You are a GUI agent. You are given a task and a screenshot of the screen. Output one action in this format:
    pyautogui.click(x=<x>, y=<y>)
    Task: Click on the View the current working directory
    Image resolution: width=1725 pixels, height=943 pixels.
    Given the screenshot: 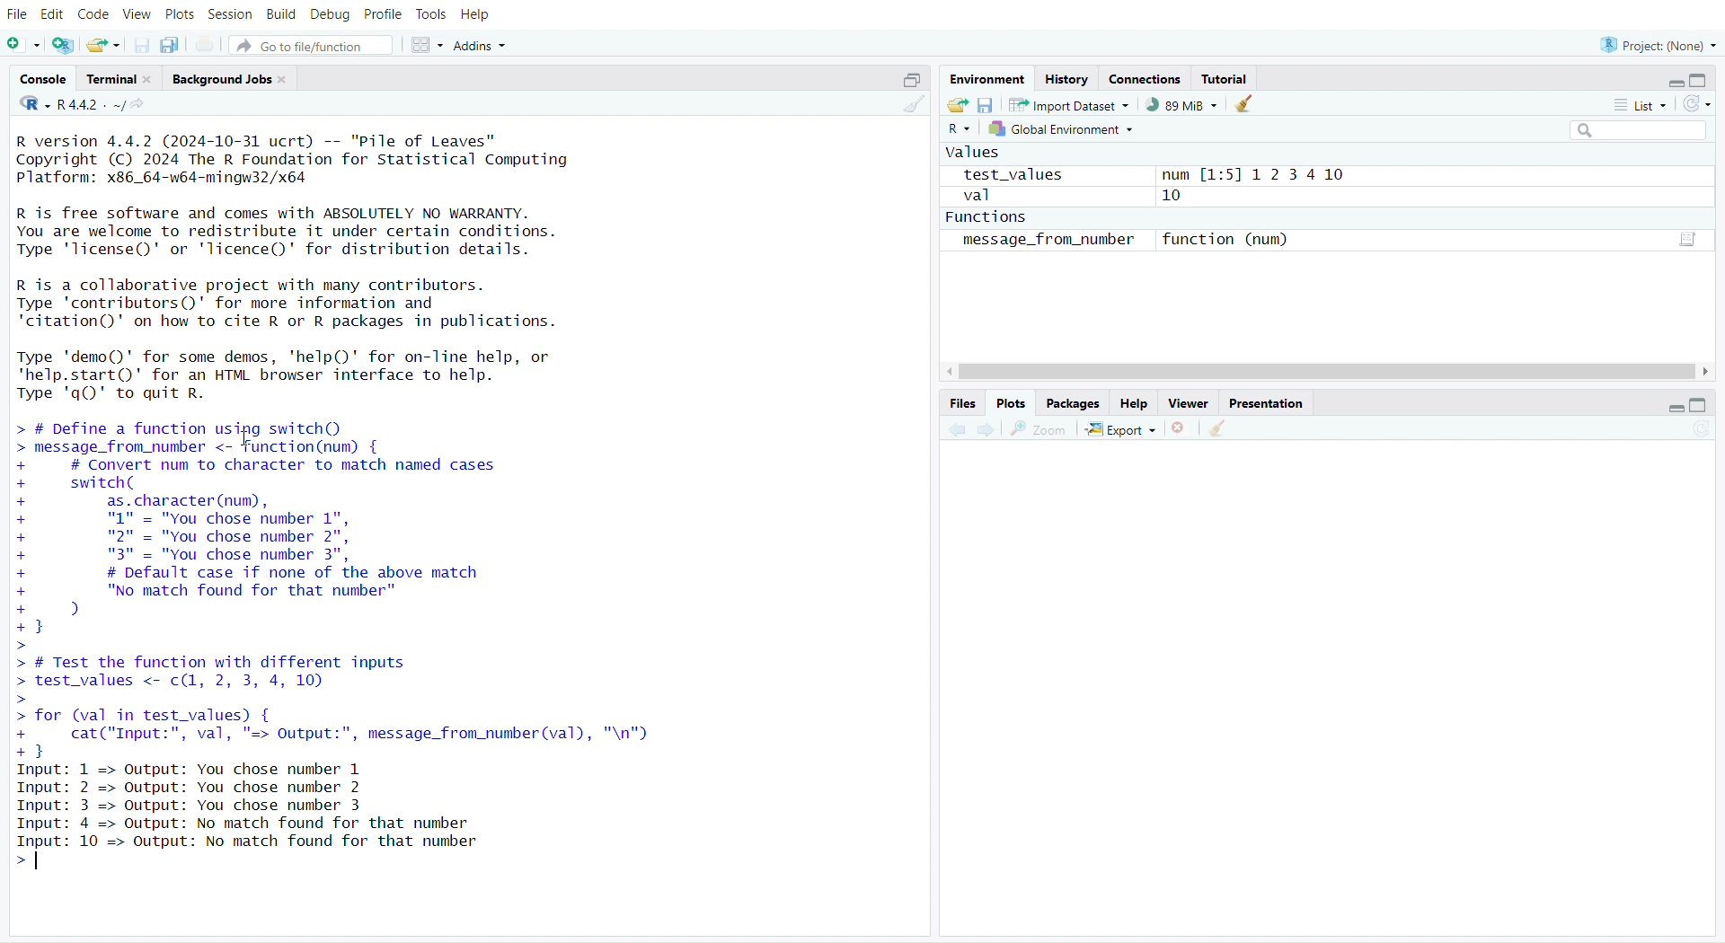 What is the action you would take?
    pyautogui.click(x=144, y=107)
    